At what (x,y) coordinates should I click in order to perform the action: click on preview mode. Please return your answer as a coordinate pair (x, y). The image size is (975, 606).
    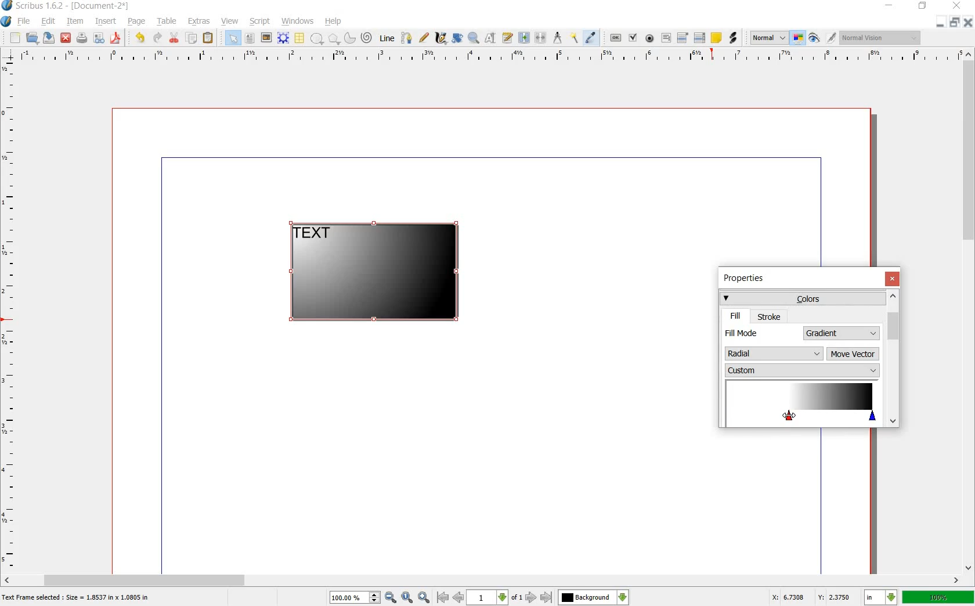
    Looking at the image, I should click on (814, 38).